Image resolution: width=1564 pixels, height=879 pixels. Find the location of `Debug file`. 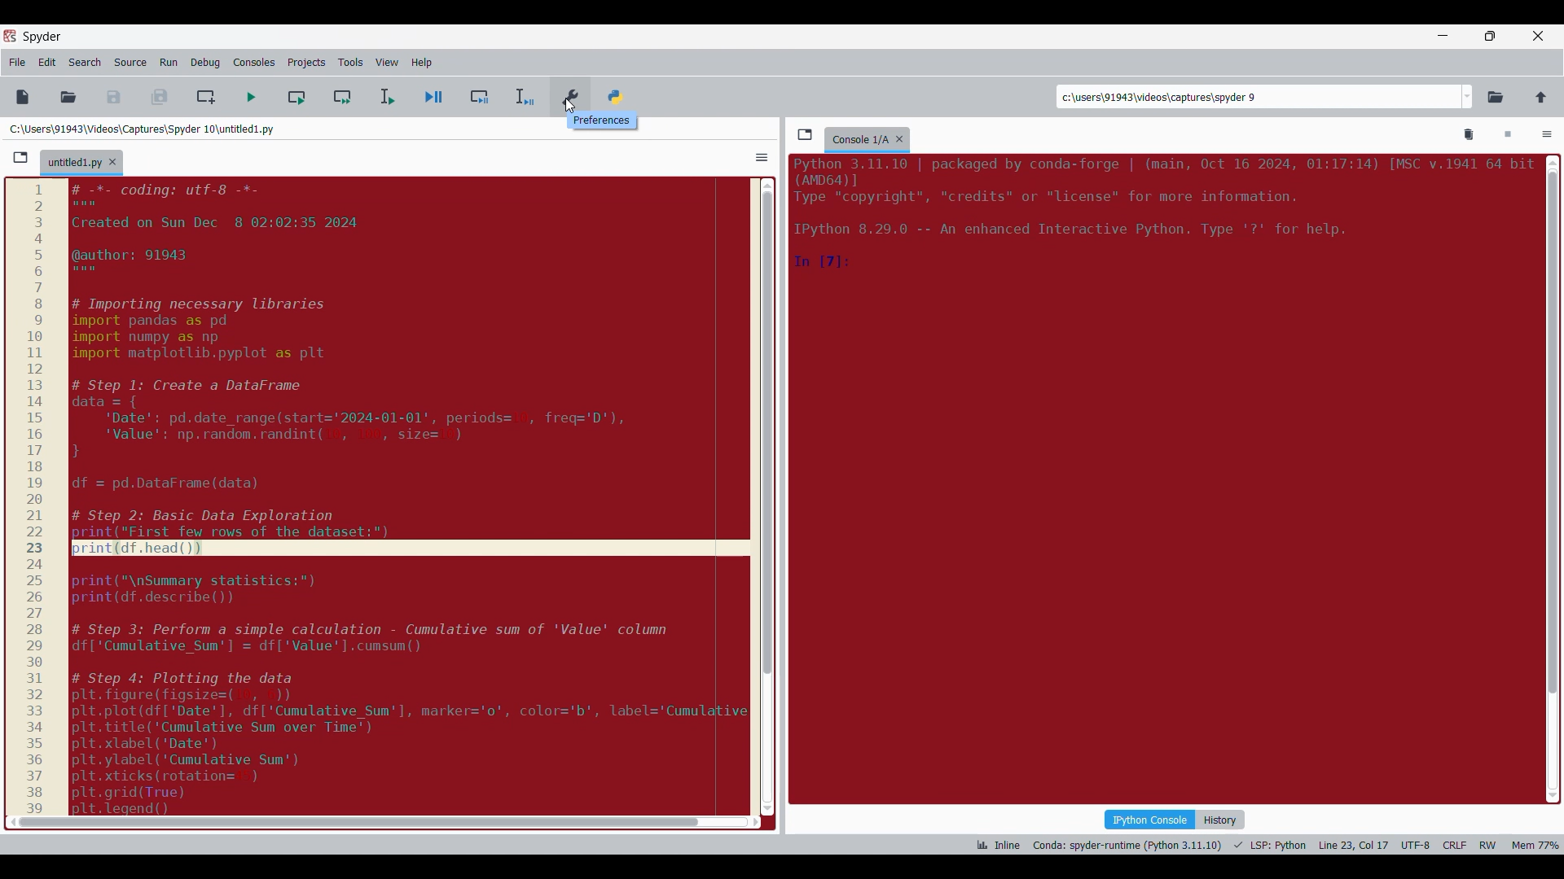

Debug file is located at coordinates (434, 98).